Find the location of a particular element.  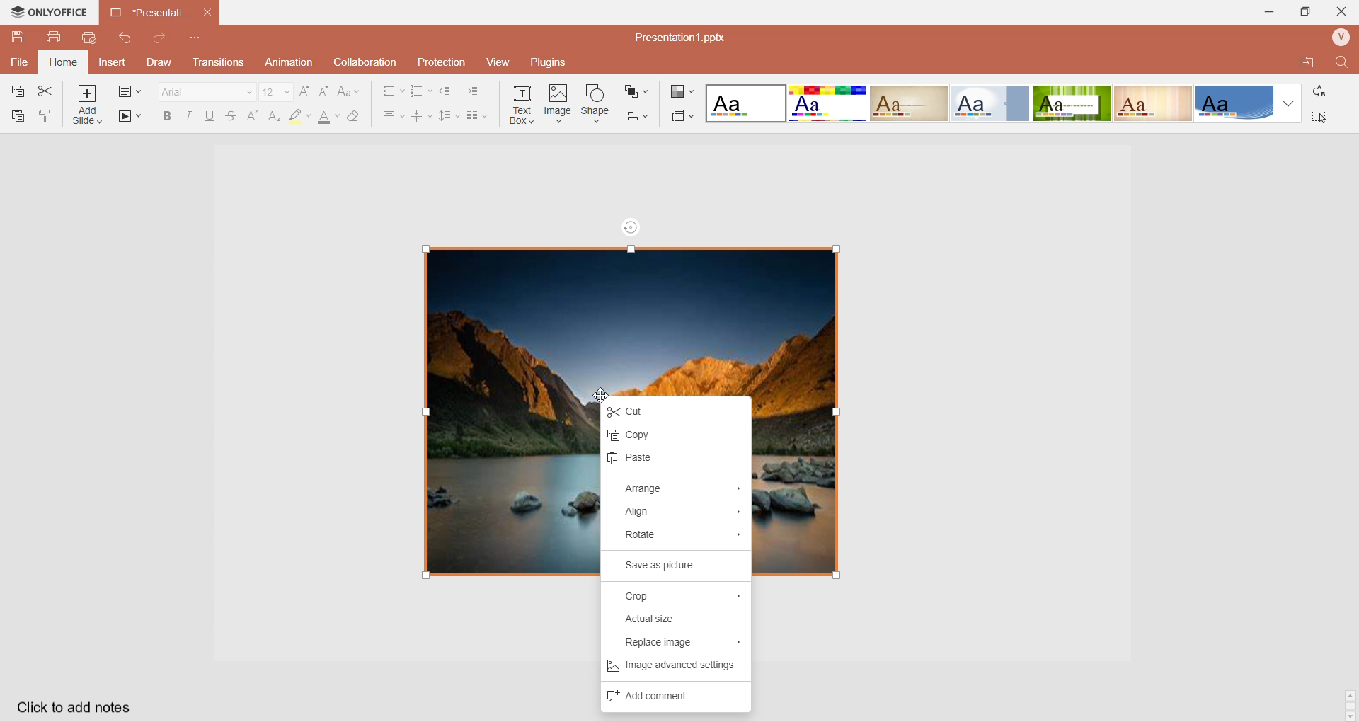

Highlight Color is located at coordinates (302, 117).